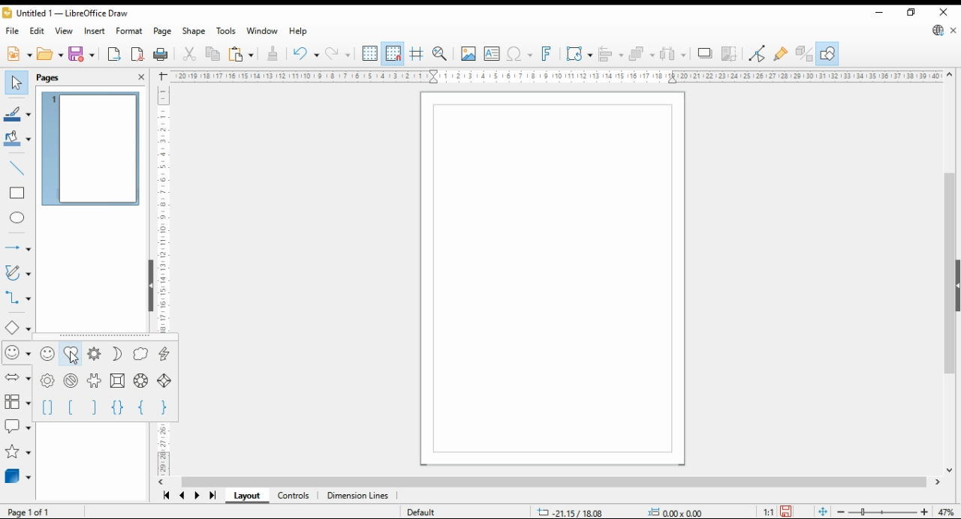 The height and width of the screenshot is (519, 961). What do you see at coordinates (548, 54) in the screenshot?
I see `insert fontworks text` at bounding box center [548, 54].